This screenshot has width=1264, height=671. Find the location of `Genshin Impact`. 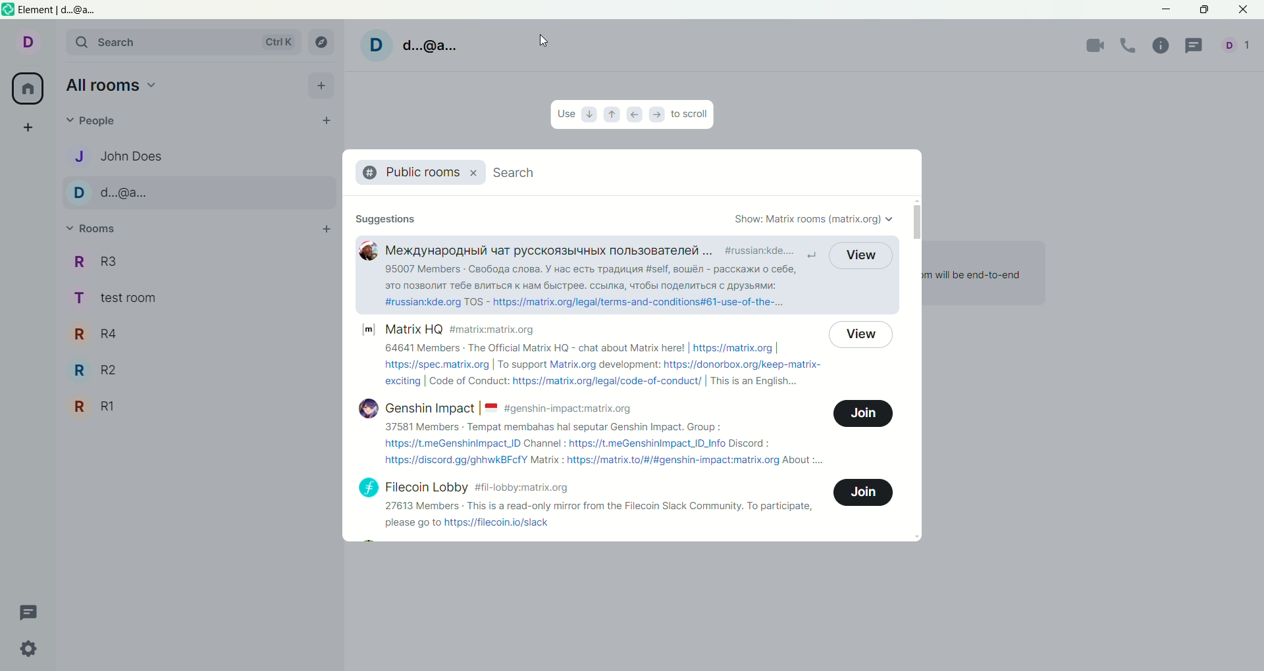

Genshin Impact is located at coordinates (431, 408).